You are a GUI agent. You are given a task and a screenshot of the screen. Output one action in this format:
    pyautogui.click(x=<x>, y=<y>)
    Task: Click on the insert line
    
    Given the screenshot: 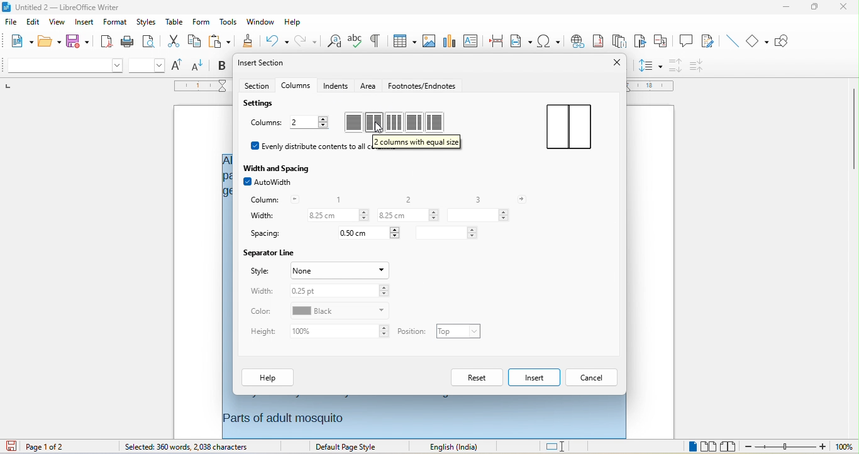 What is the action you would take?
    pyautogui.click(x=734, y=41)
    